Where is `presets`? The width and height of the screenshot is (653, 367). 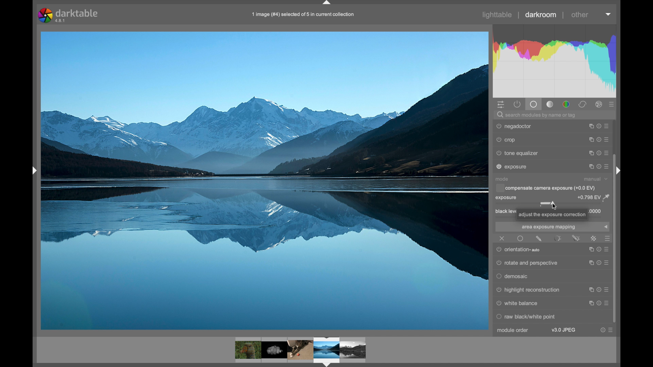 presets is located at coordinates (612, 105).